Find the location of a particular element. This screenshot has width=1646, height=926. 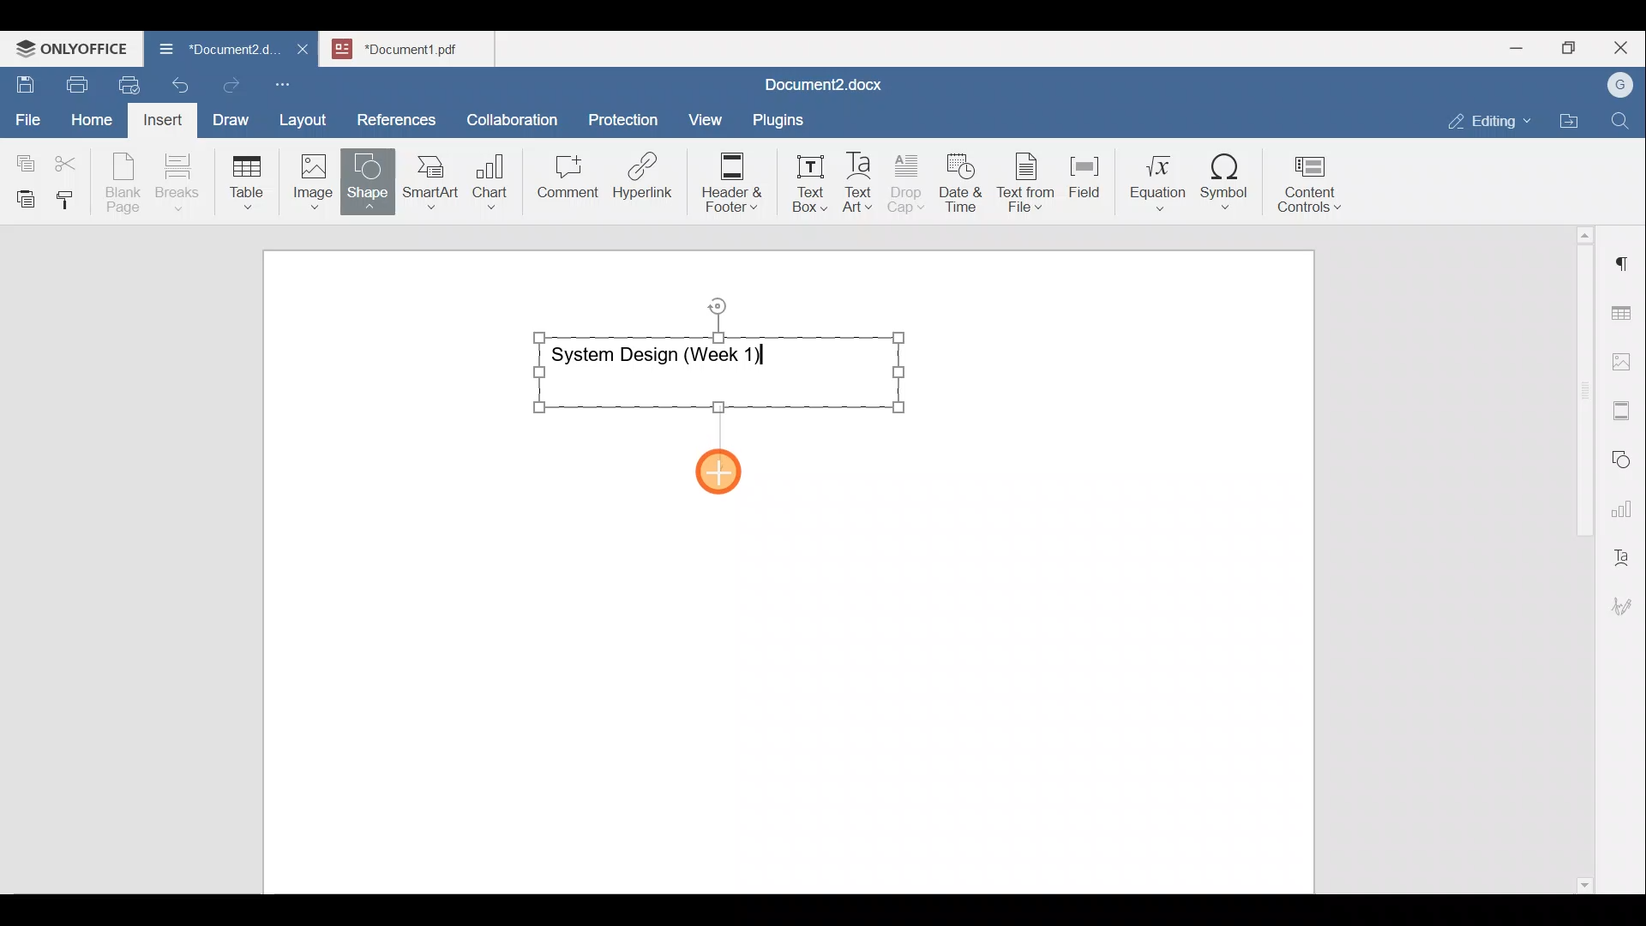

Cursor is located at coordinates (724, 470).